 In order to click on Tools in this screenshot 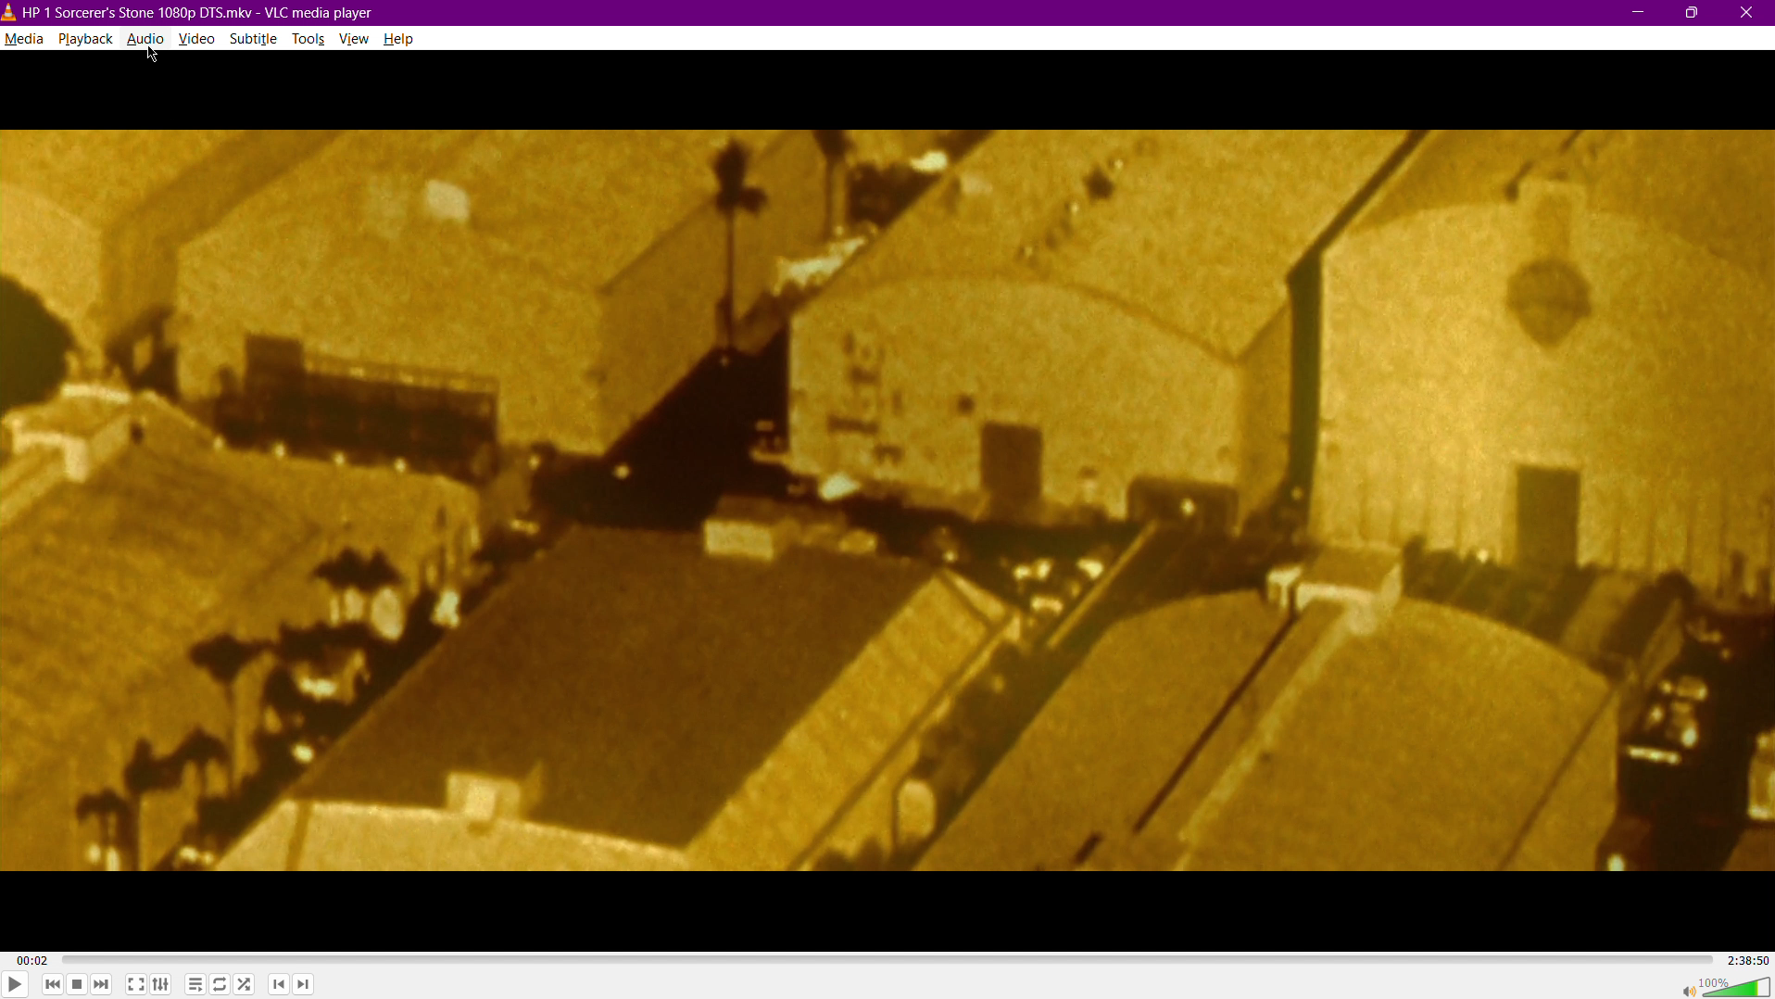, I will do `click(311, 40)`.